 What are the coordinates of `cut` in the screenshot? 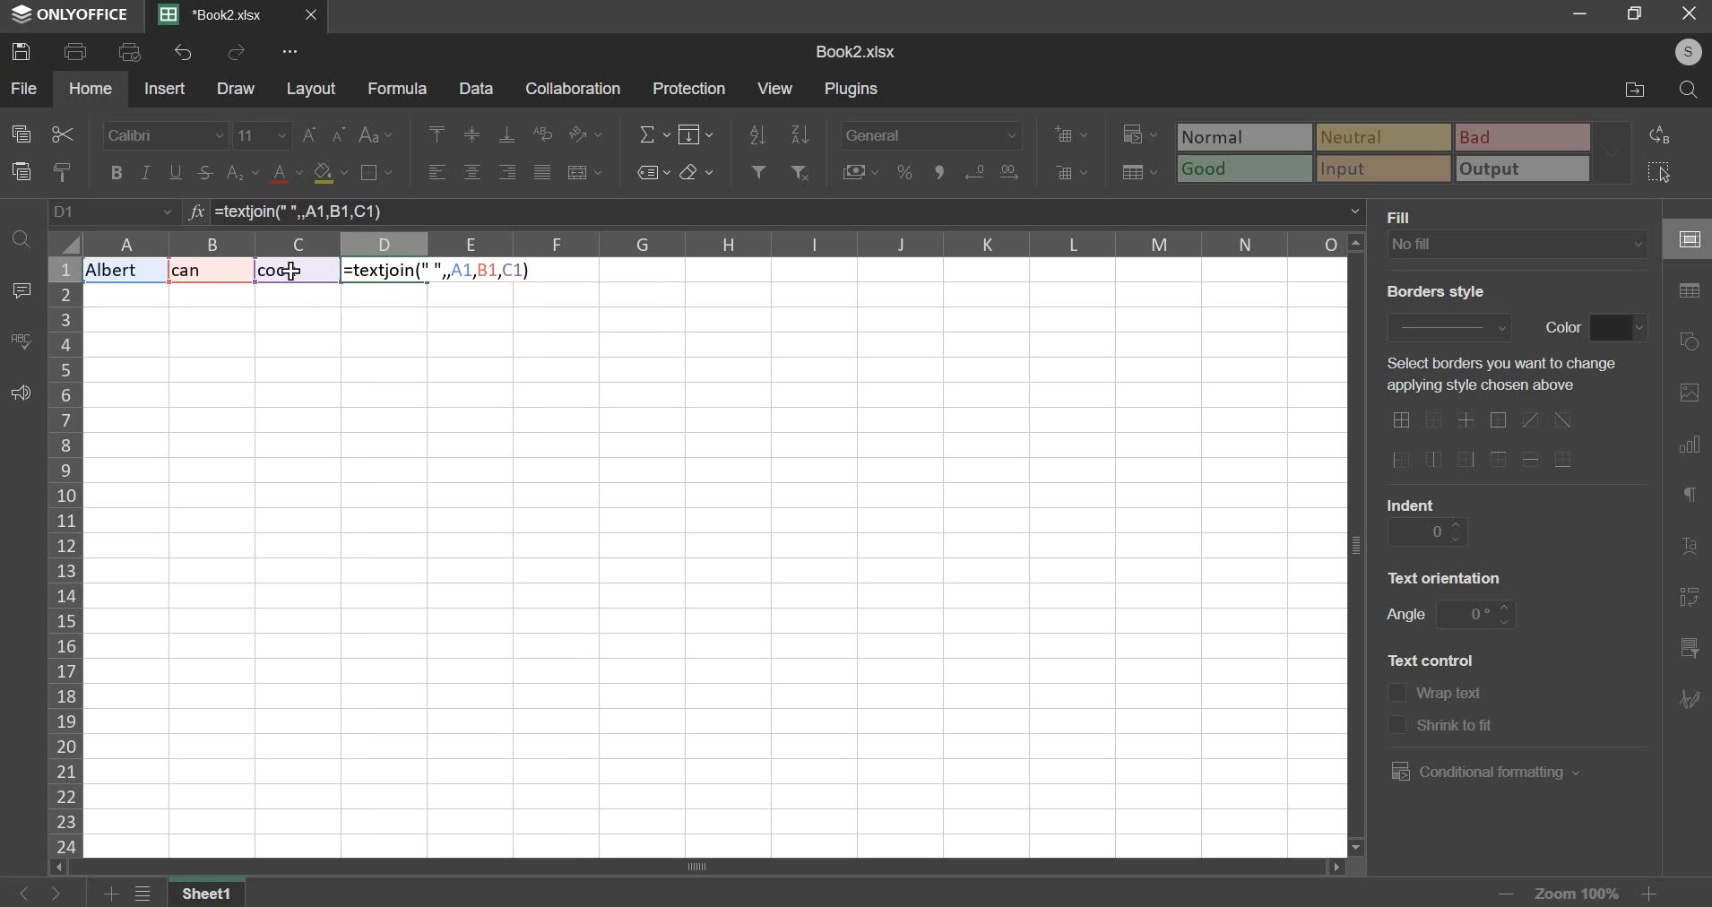 It's located at (61, 134).